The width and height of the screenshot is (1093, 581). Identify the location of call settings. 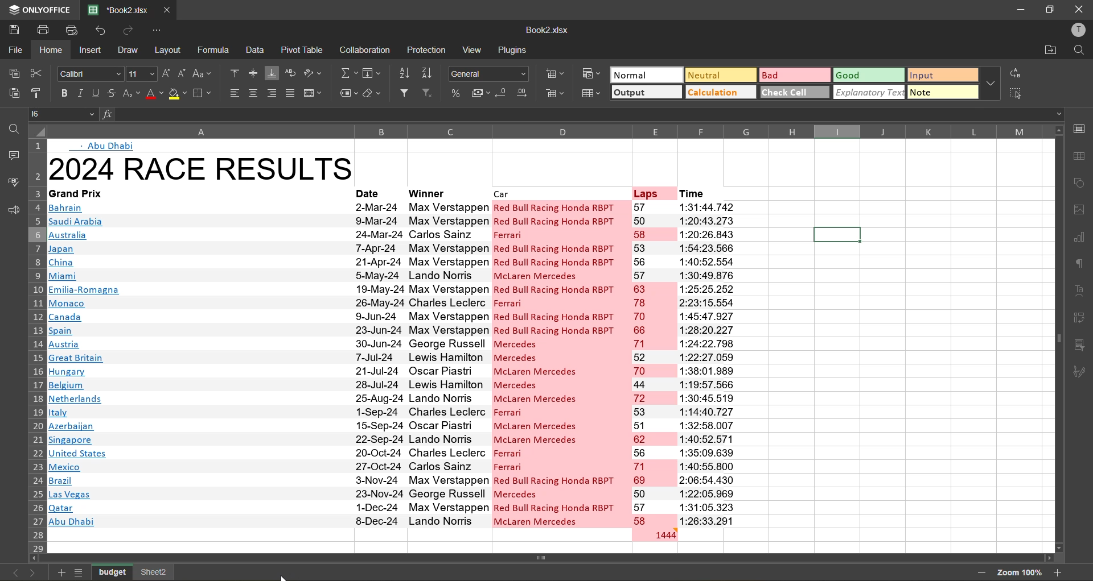
(1082, 129).